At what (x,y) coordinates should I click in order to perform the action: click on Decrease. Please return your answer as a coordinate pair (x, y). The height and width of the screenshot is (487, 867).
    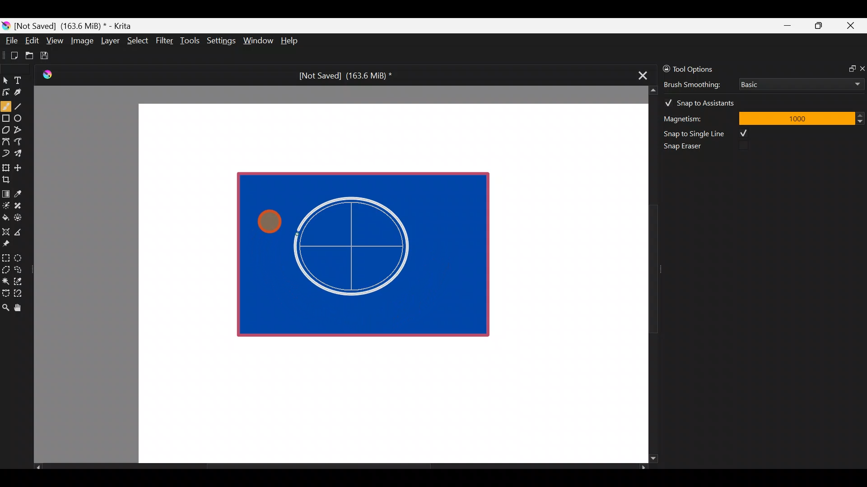
    Looking at the image, I should click on (862, 121).